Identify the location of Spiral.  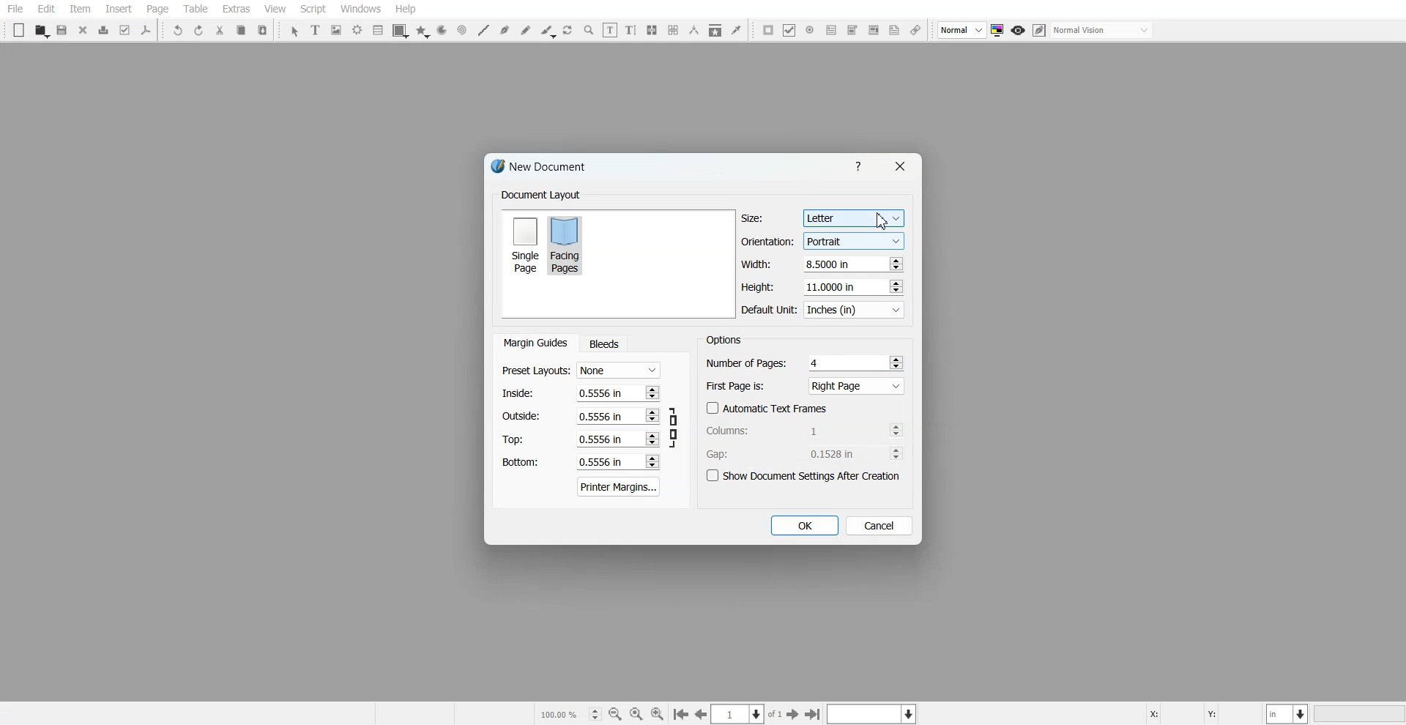
(461, 30).